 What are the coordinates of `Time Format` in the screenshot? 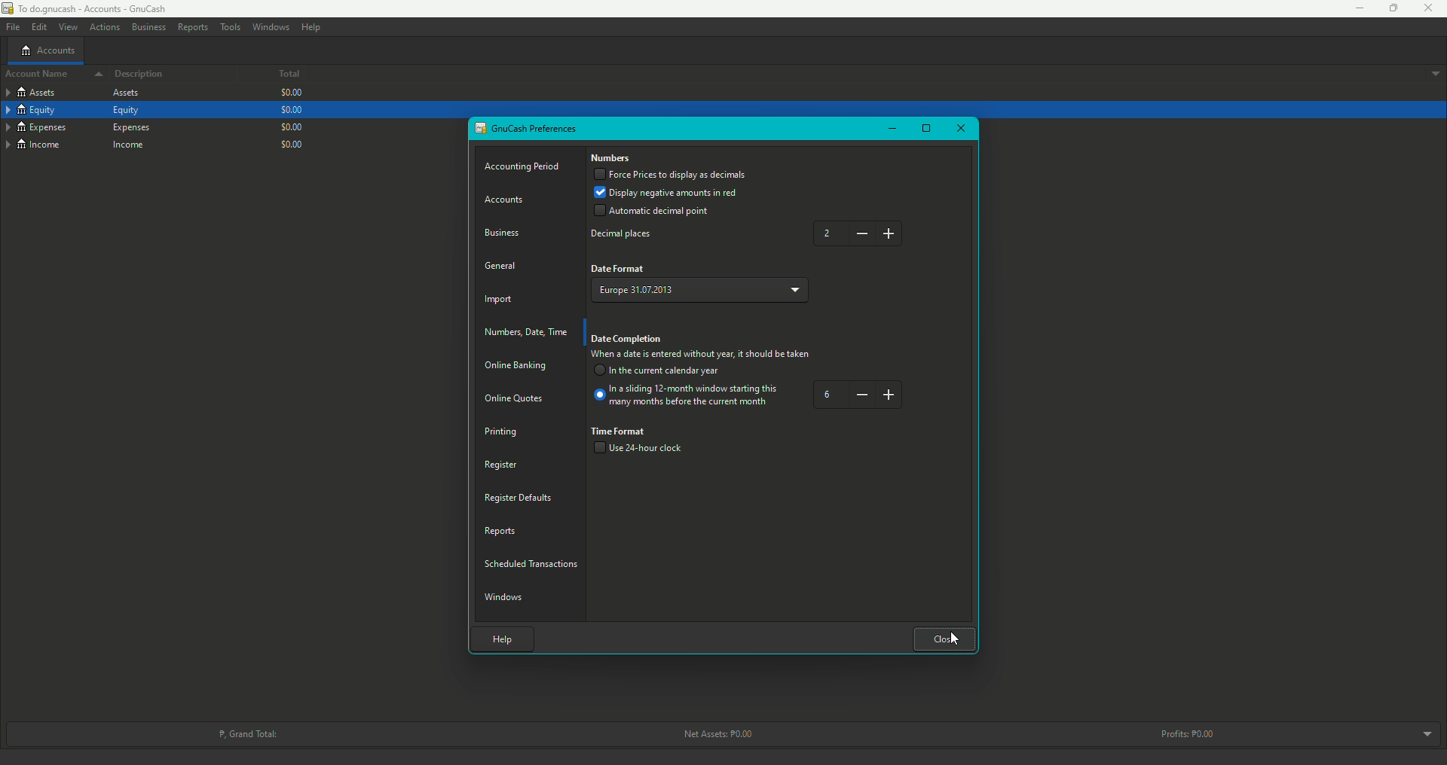 It's located at (620, 431).